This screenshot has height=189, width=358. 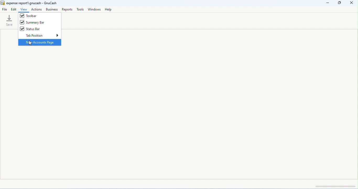 What do you see at coordinates (351, 3) in the screenshot?
I see `close` at bounding box center [351, 3].